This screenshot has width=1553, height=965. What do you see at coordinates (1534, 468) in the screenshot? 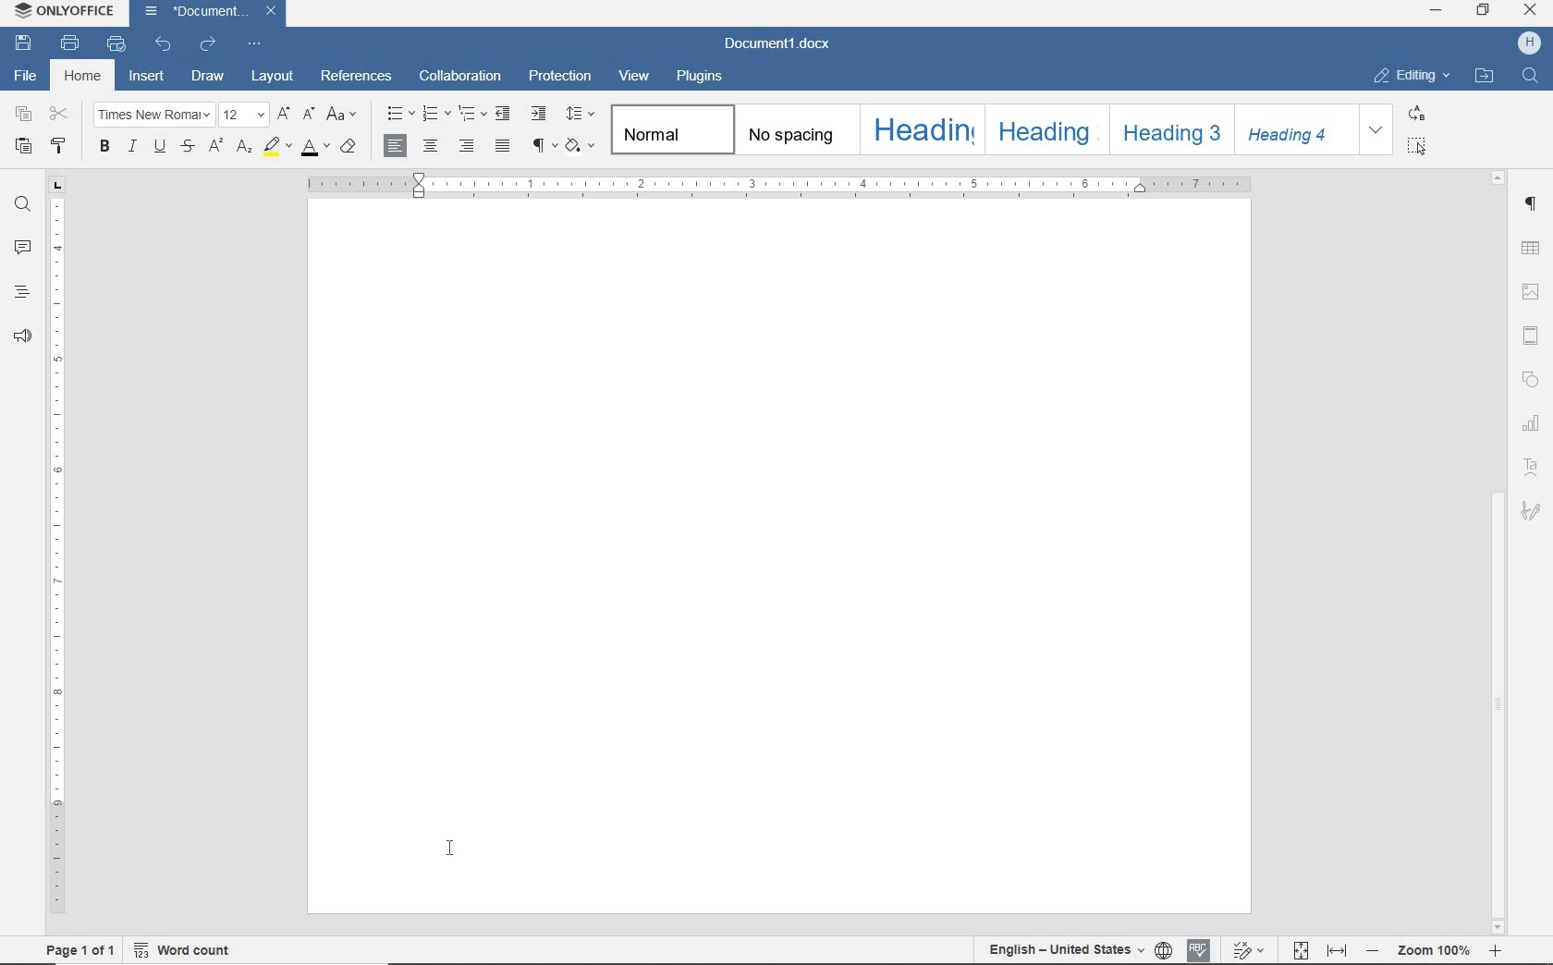
I see `Text Art` at bounding box center [1534, 468].